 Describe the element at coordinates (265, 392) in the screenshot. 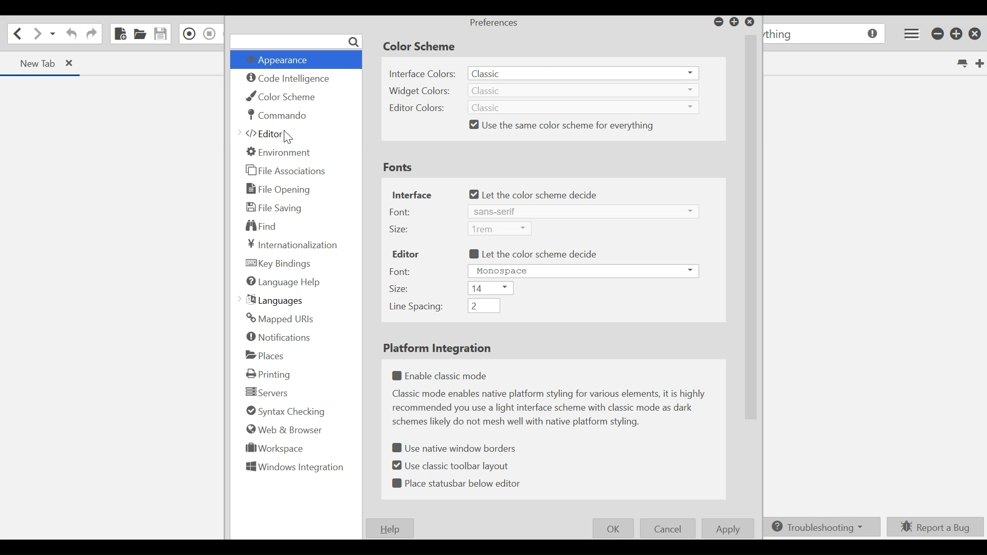

I see `Servers` at that location.